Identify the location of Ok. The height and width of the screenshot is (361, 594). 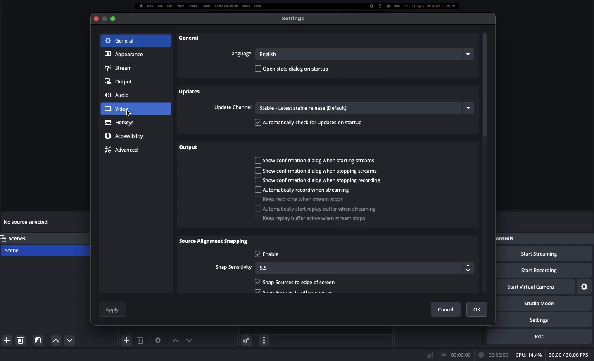
(478, 309).